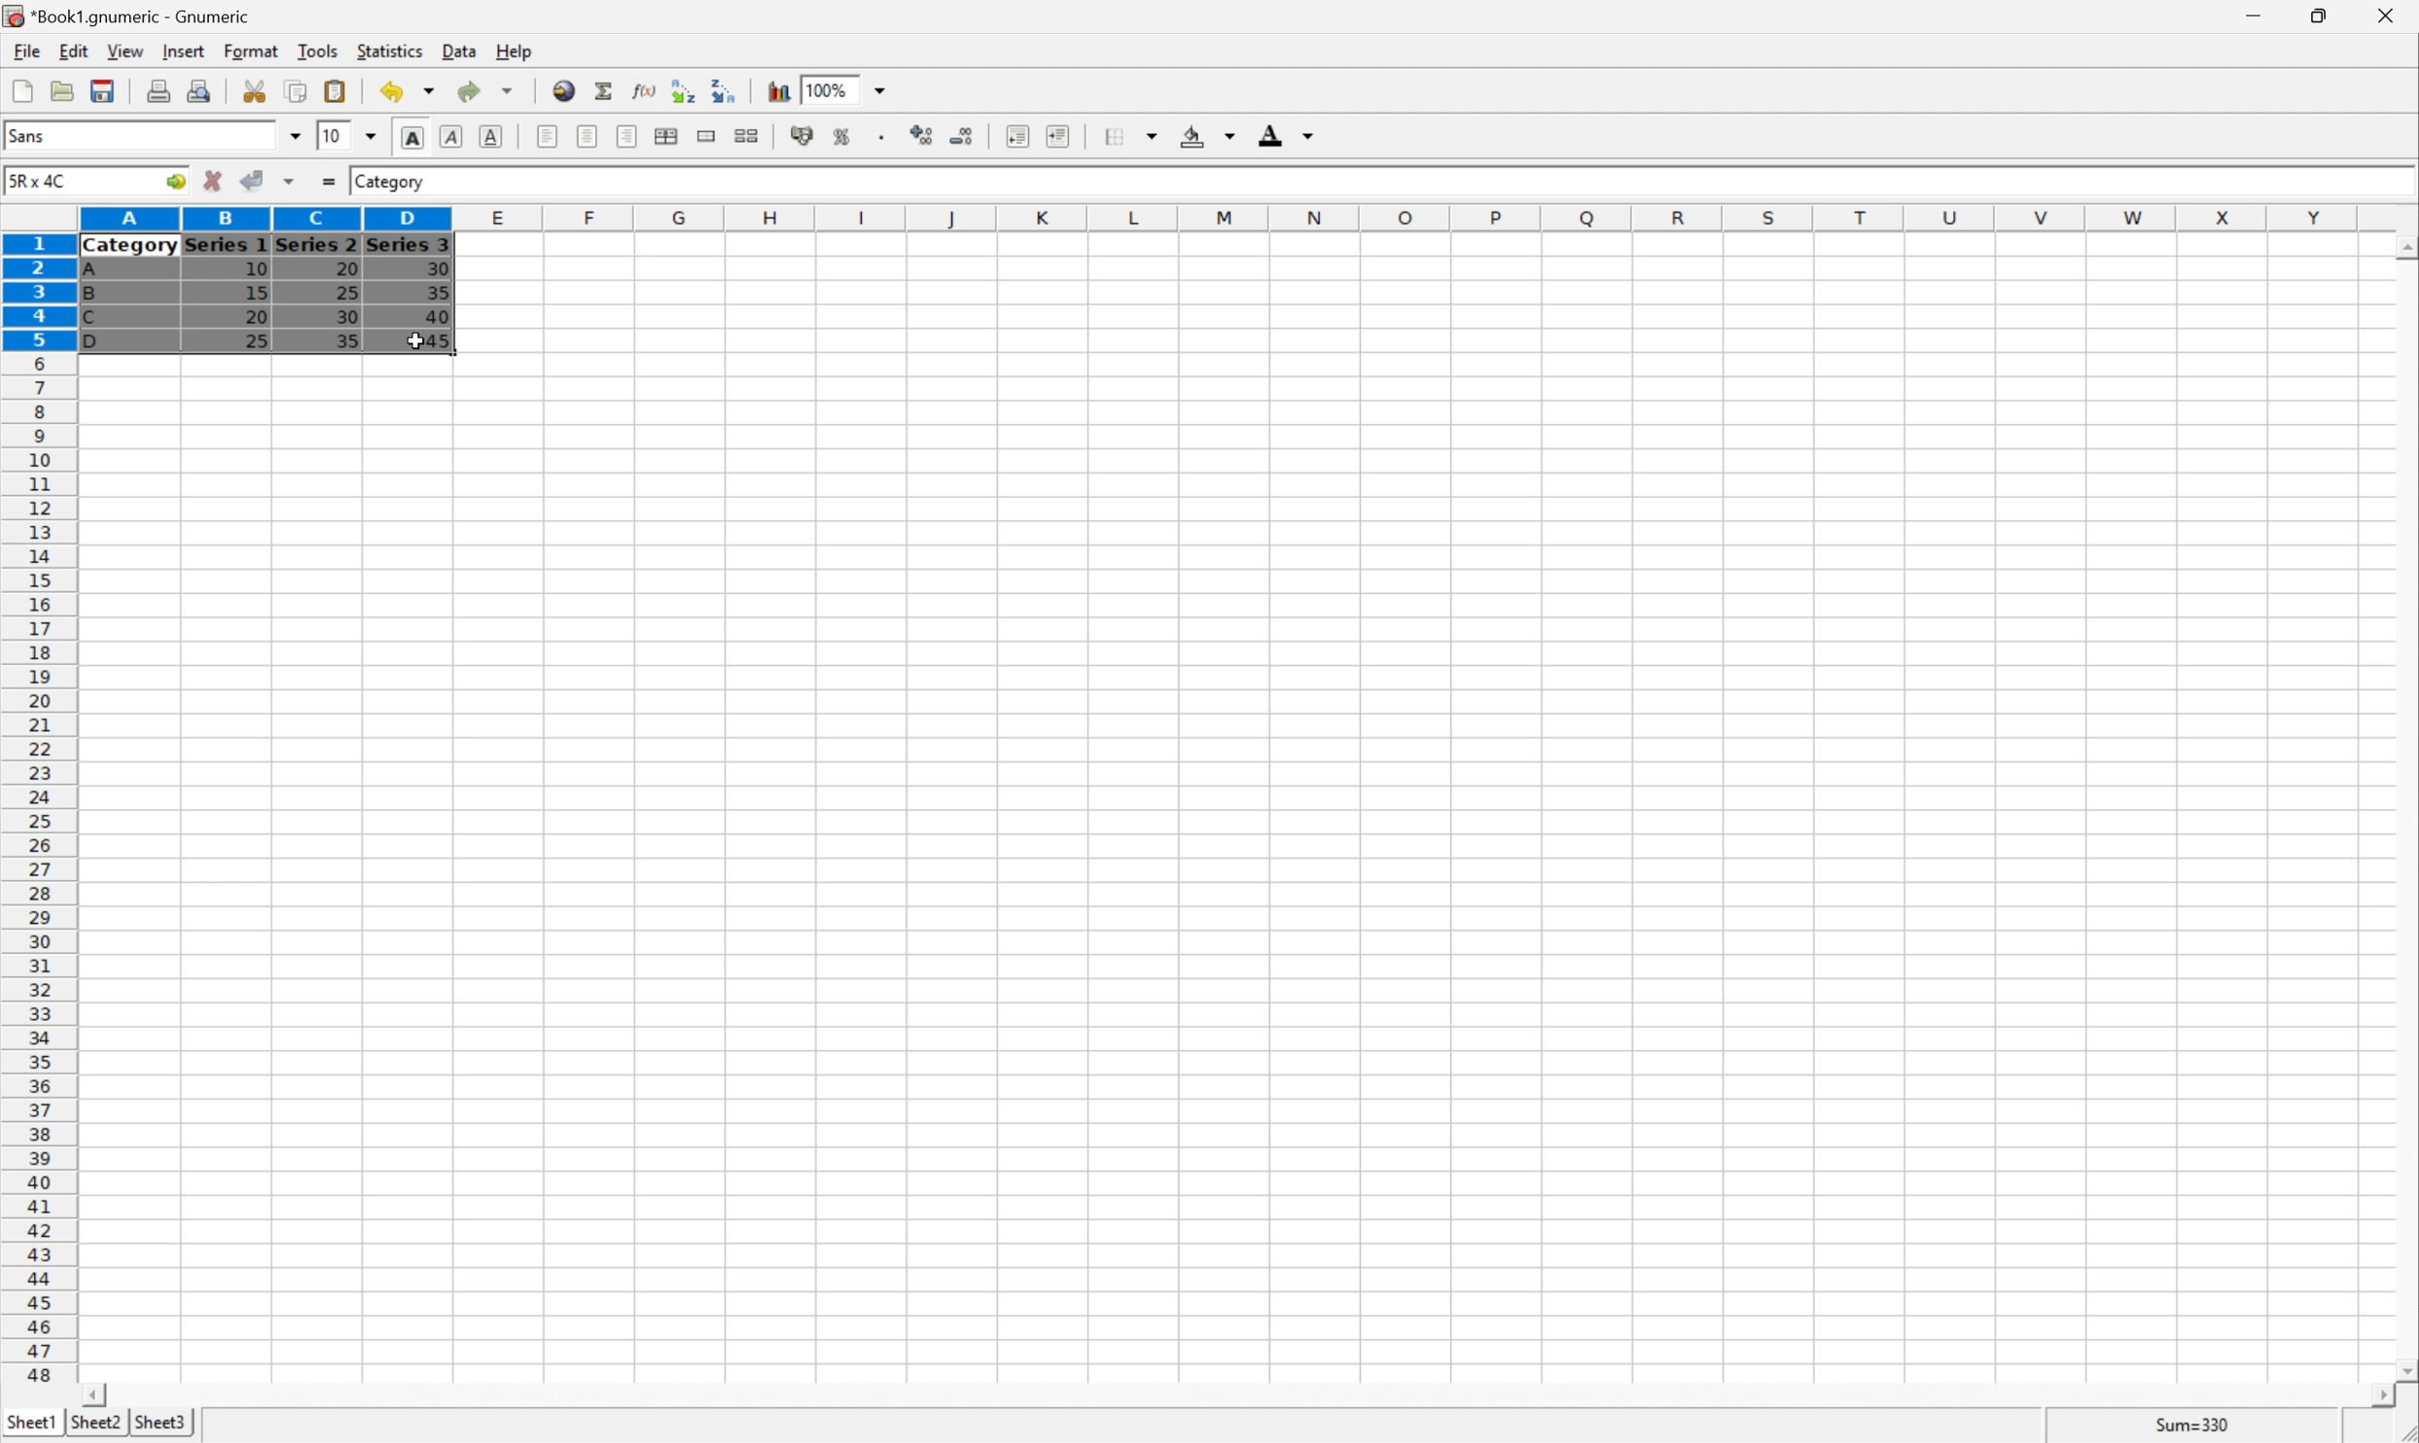 This screenshot has width=2419, height=1443. What do you see at coordinates (516, 53) in the screenshot?
I see `Help` at bounding box center [516, 53].